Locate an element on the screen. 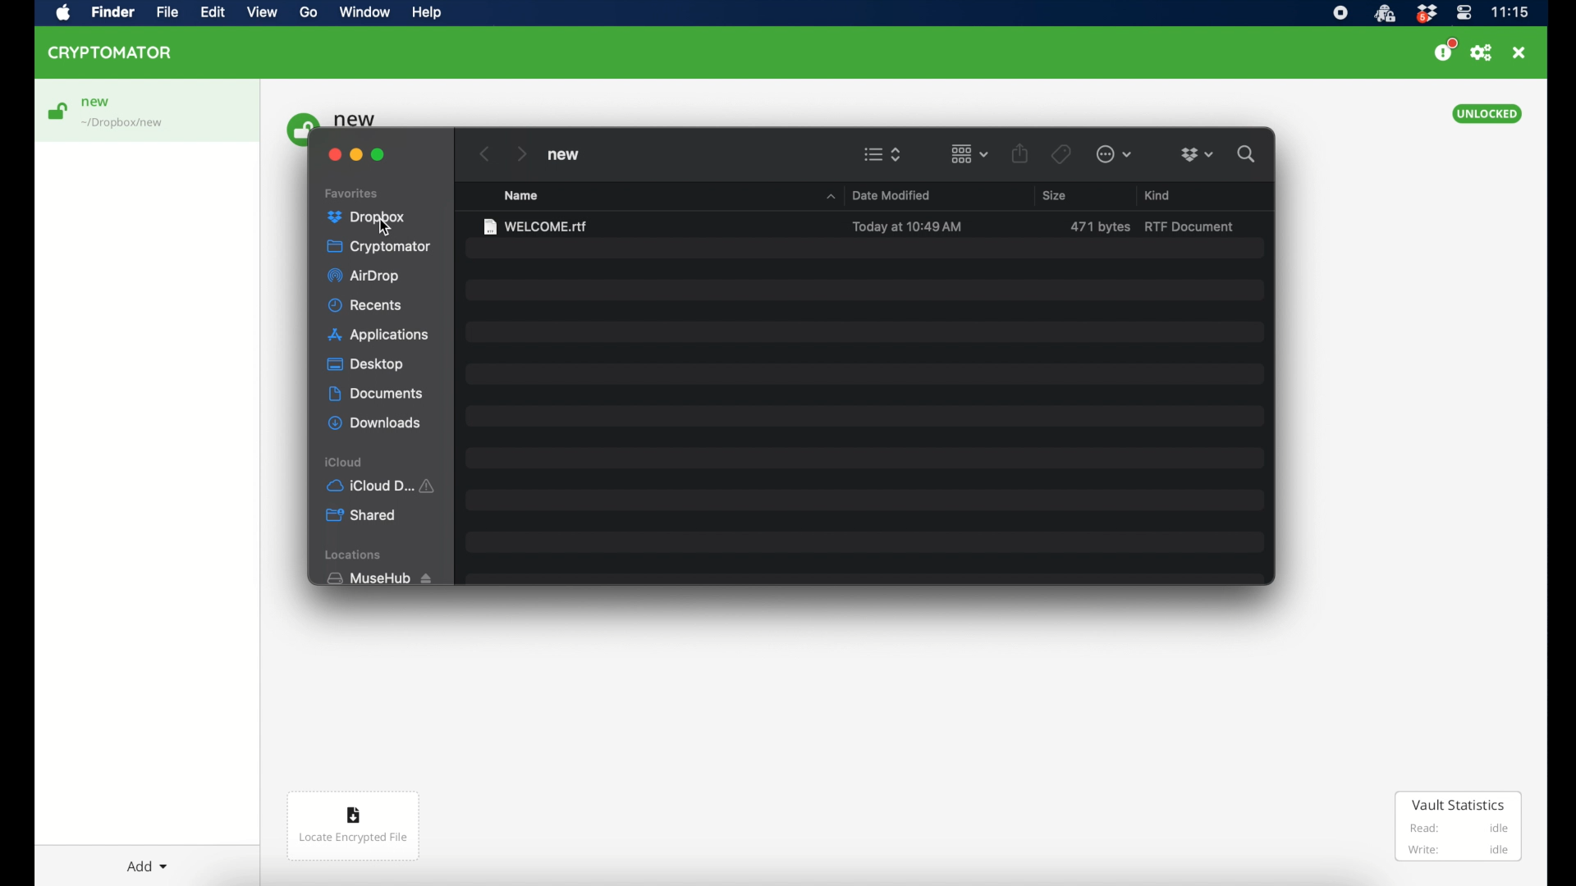 This screenshot has width=1576, height=886. maximize is located at coordinates (378, 154).